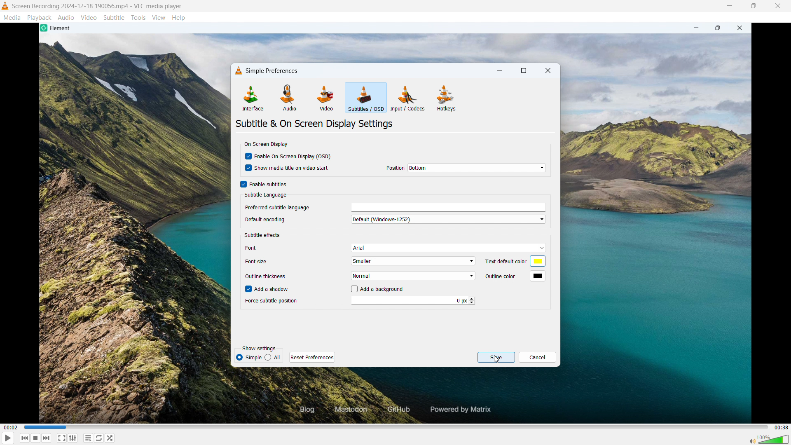 Image resolution: width=791 pixels, height=445 pixels. What do you see at coordinates (496, 357) in the screenshot?
I see `save ` at bounding box center [496, 357].